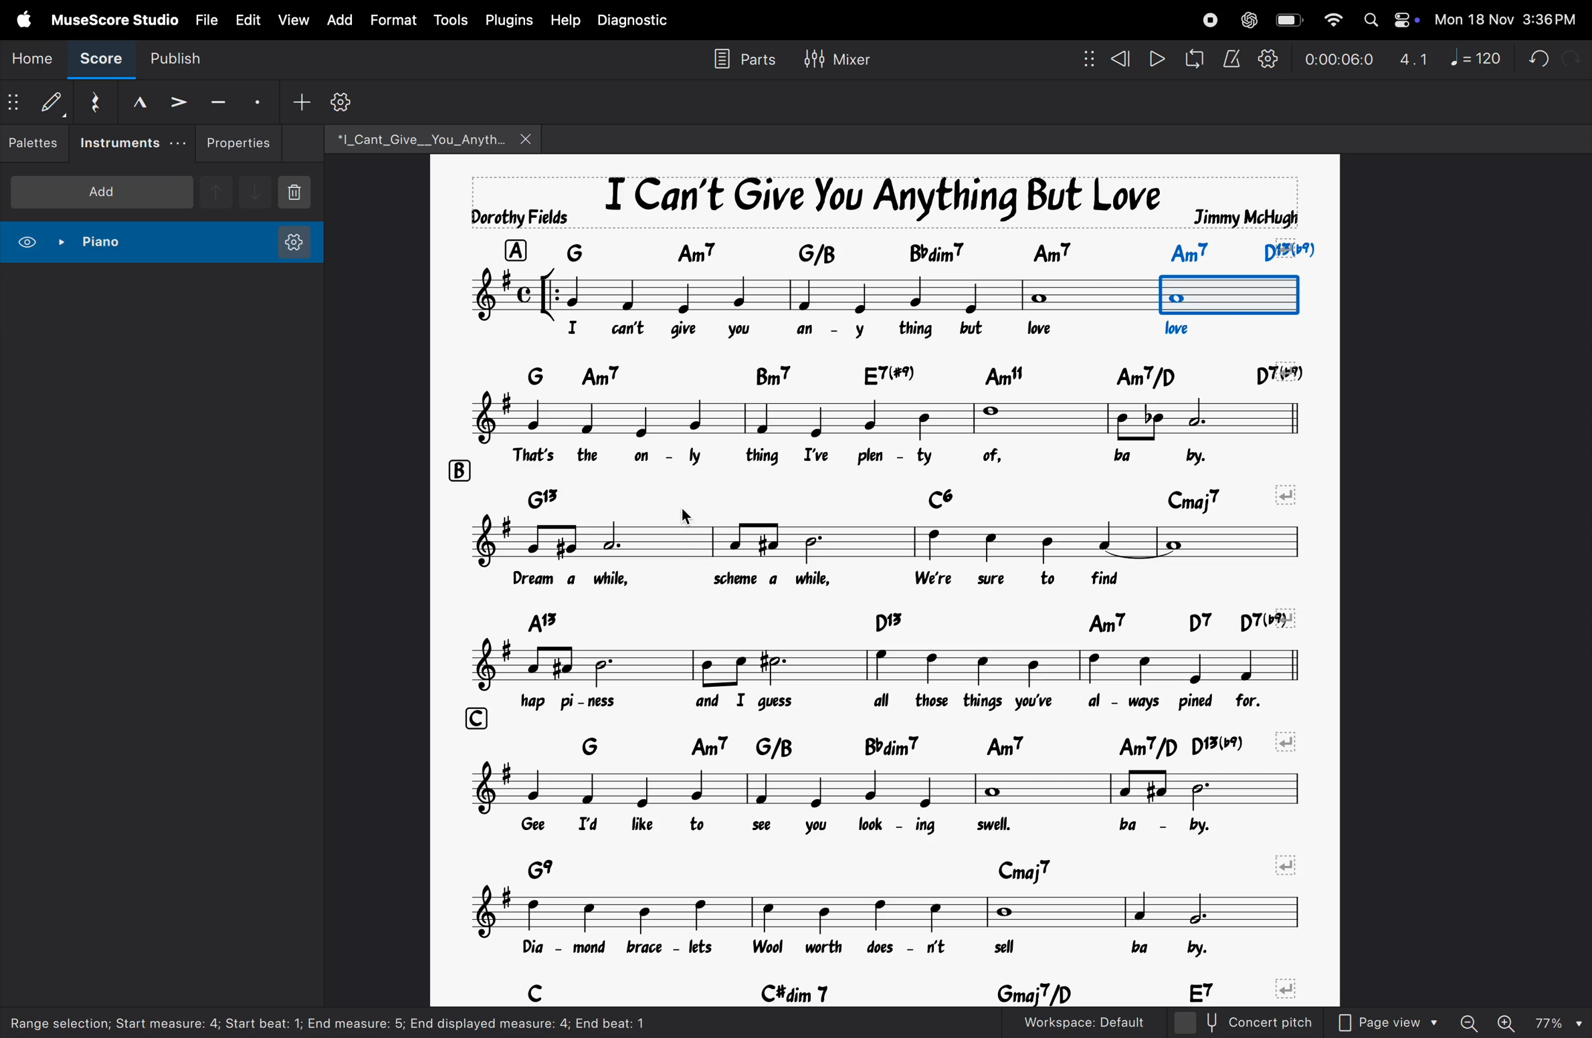 The width and height of the screenshot is (1592, 1038). Describe the element at coordinates (892, 665) in the screenshot. I see `notes` at that location.